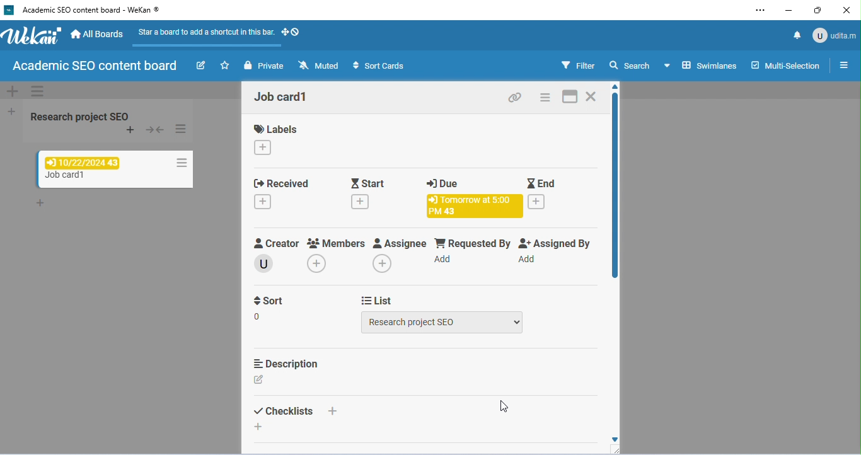 The height and width of the screenshot is (455, 861). I want to click on filter, so click(577, 66).